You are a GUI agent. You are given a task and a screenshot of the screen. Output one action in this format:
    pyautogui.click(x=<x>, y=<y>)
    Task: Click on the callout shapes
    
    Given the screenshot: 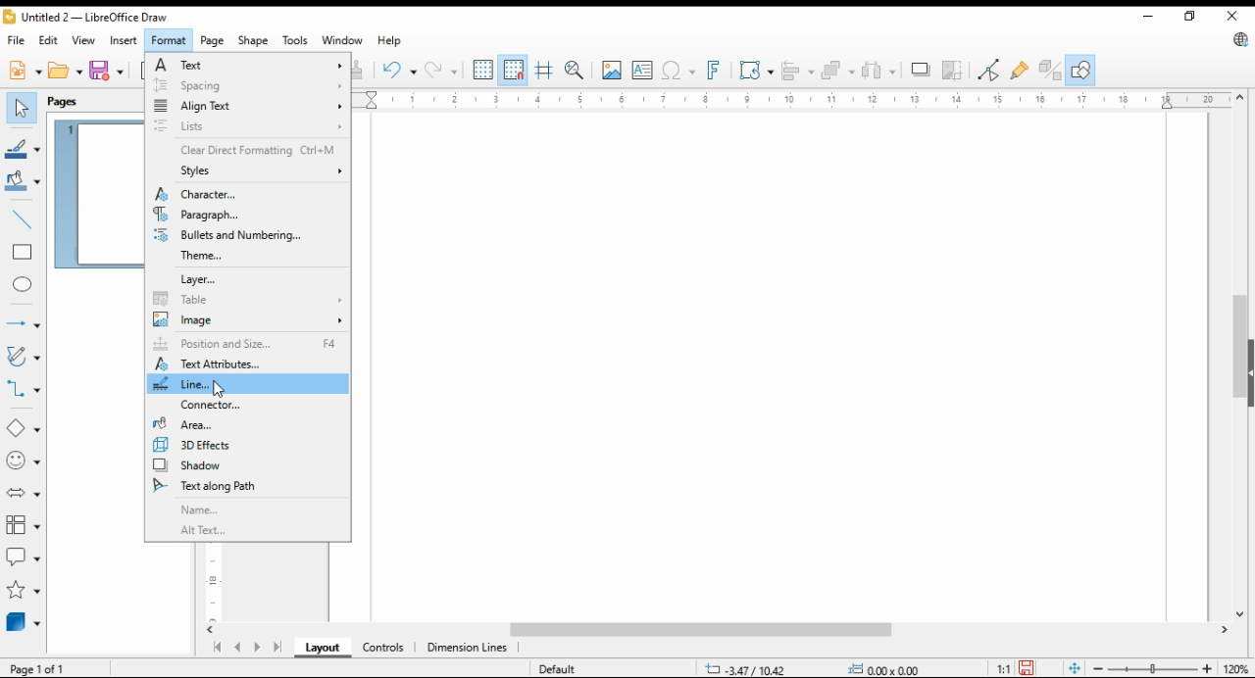 What is the action you would take?
    pyautogui.click(x=24, y=555)
    